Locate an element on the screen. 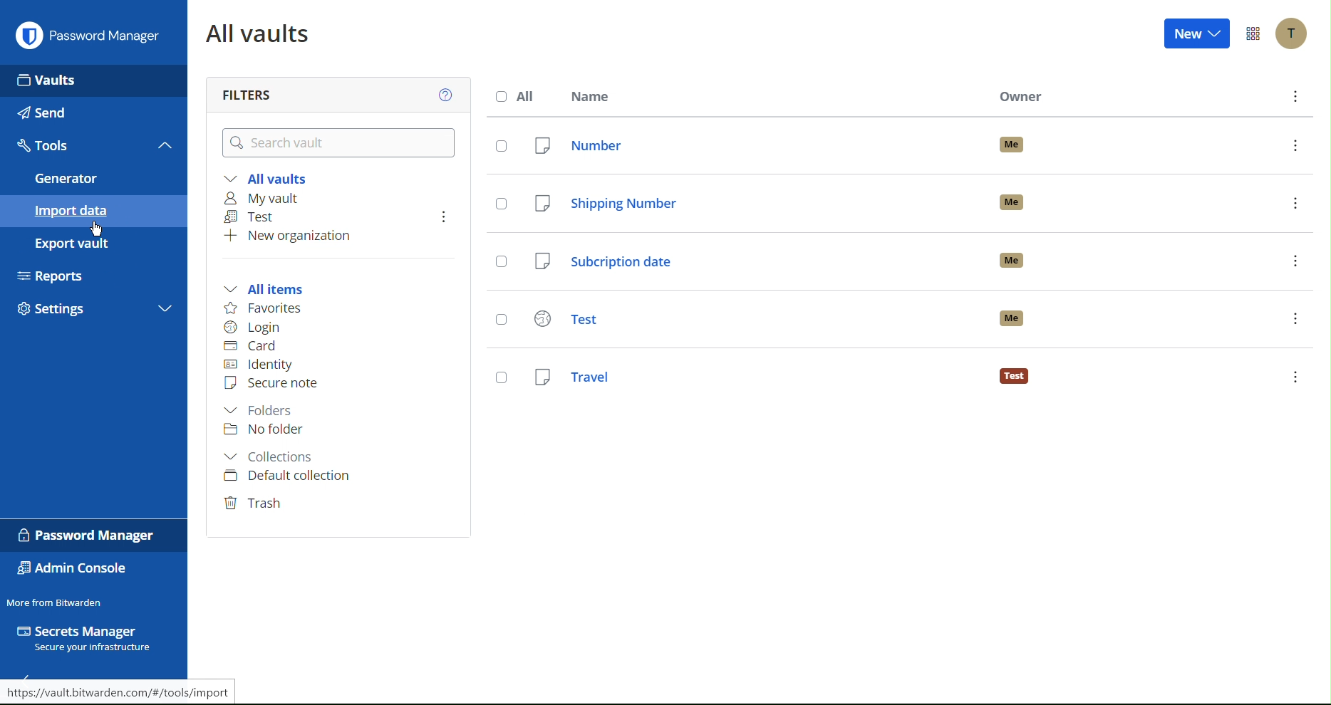 This screenshot has width=1331, height=705. Password Manager is located at coordinates (88, 536).